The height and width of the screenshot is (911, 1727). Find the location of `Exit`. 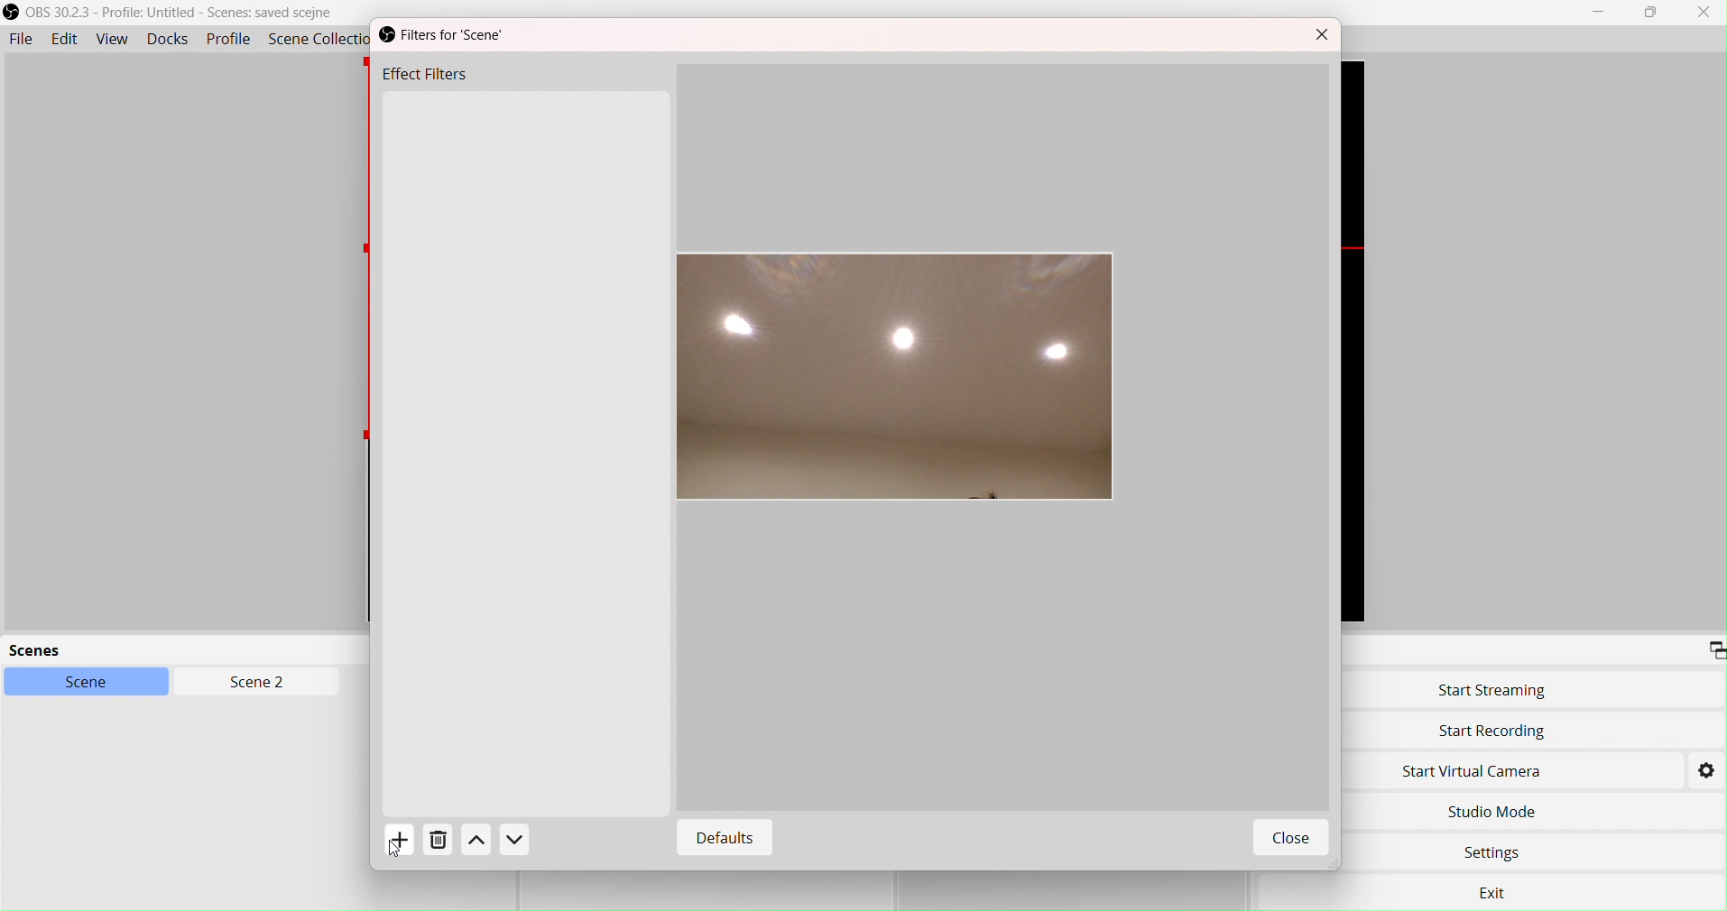

Exit is located at coordinates (1501, 894).